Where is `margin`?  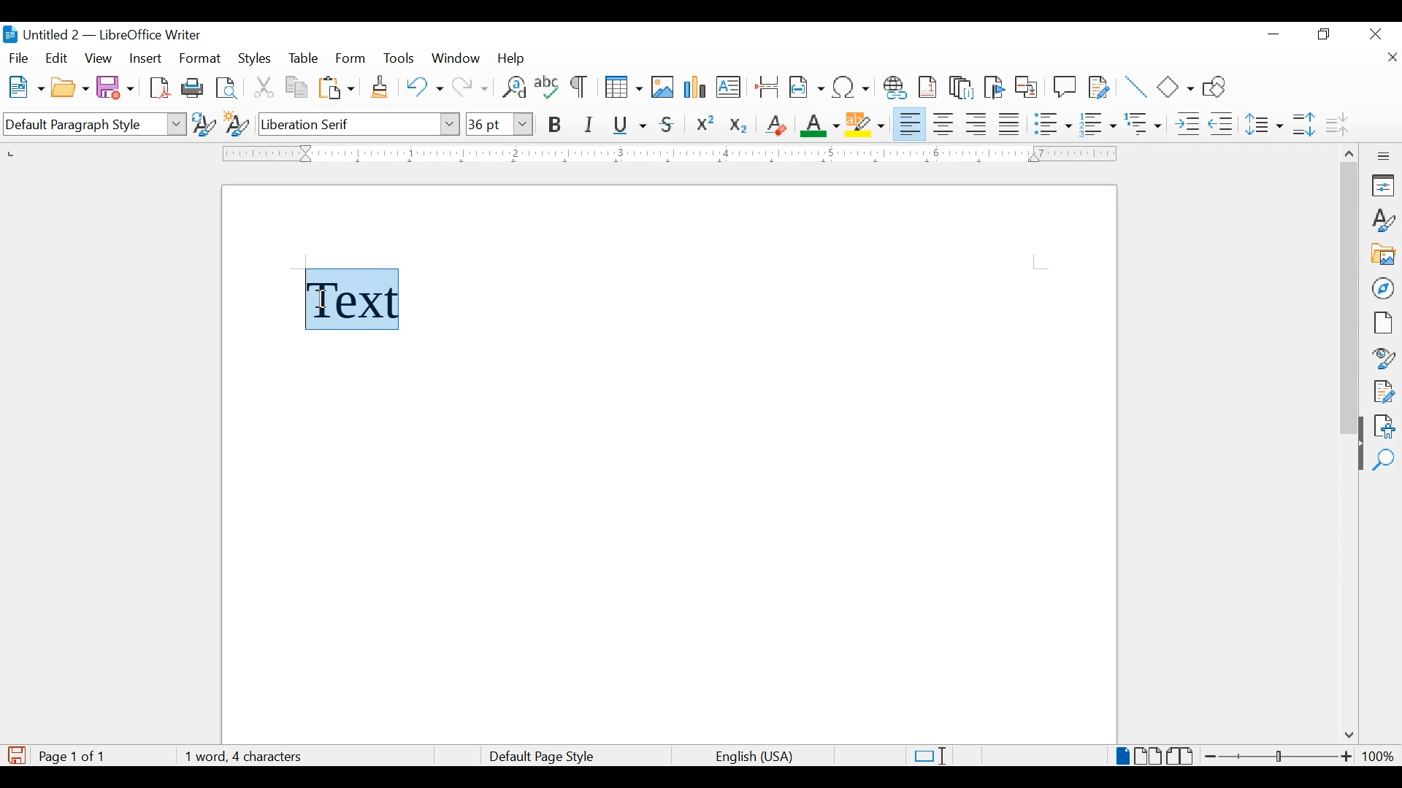
margin is located at coordinates (666, 153).